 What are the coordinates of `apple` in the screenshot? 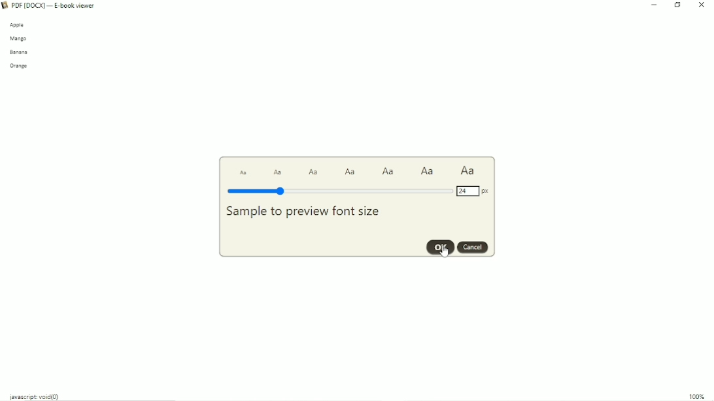 It's located at (17, 26).